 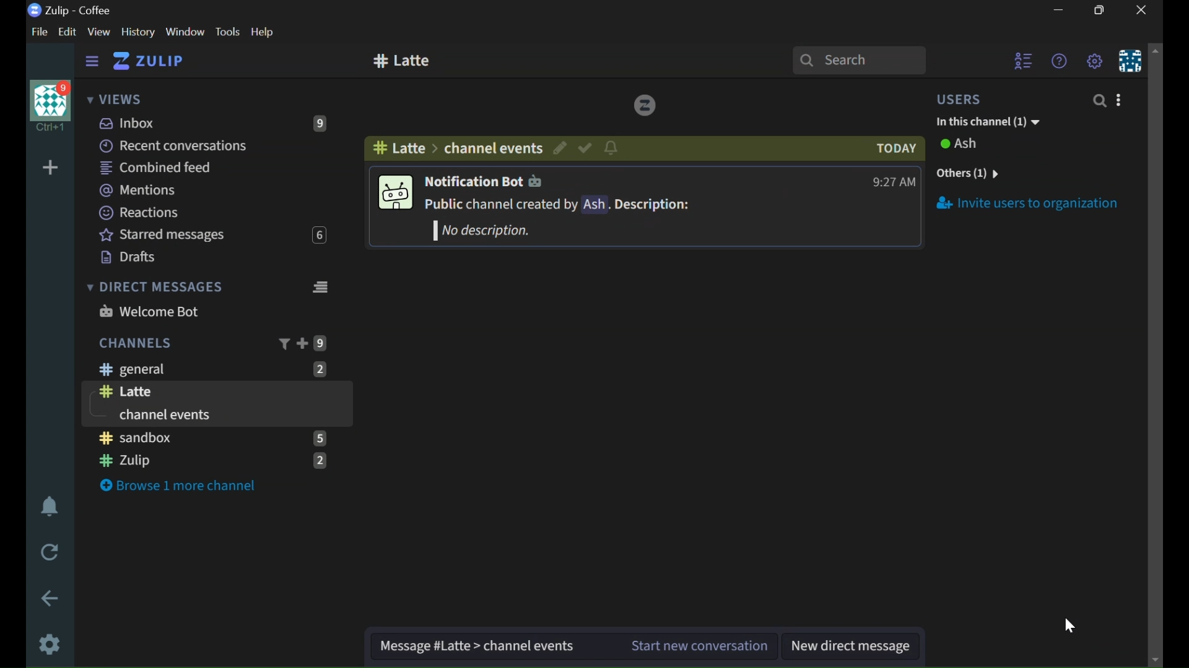 What do you see at coordinates (491, 147) in the screenshot?
I see `Channel events` at bounding box center [491, 147].